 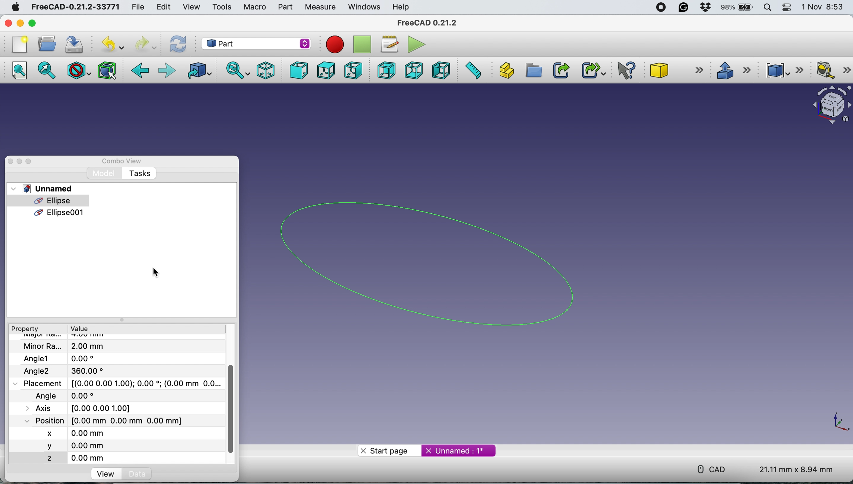 What do you see at coordinates (10, 161) in the screenshot?
I see `close` at bounding box center [10, 161].